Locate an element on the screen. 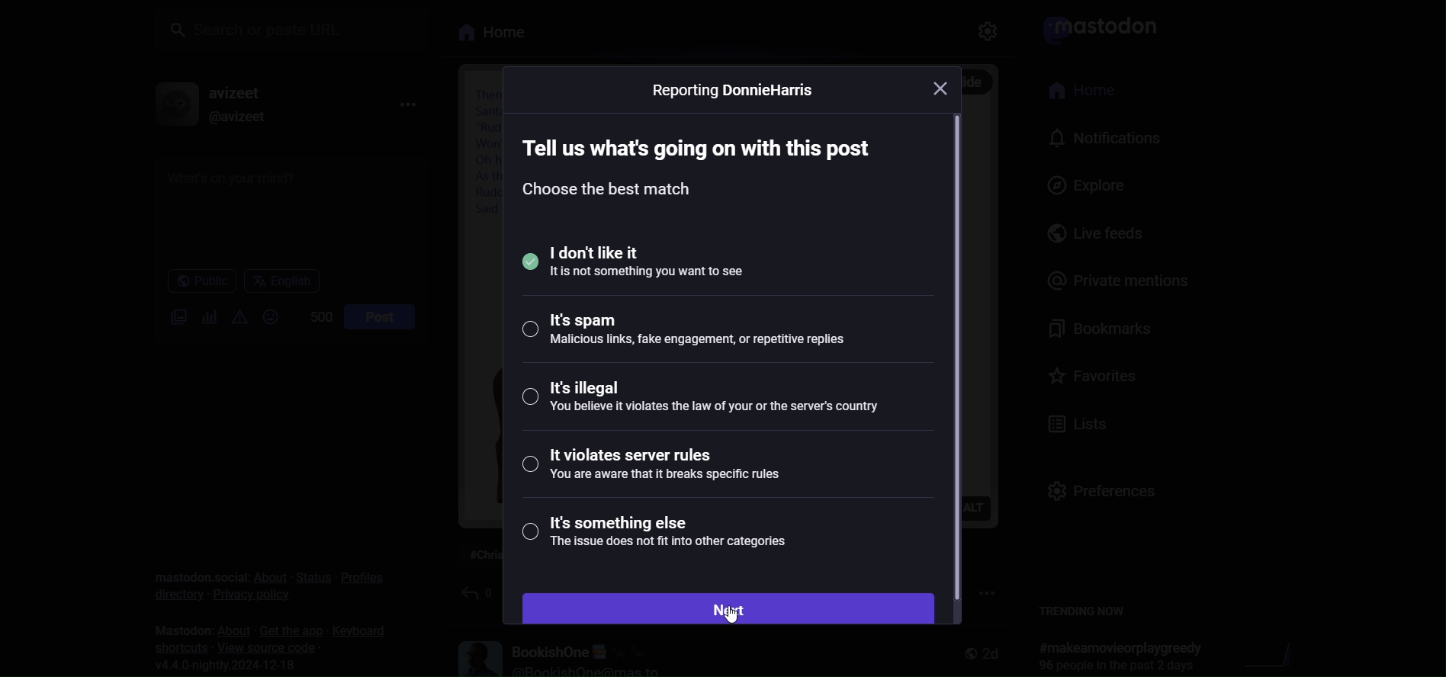 This screenshot has width=1446, height=677. Reporting DonnieHarris is located at coordinates (737, 92).